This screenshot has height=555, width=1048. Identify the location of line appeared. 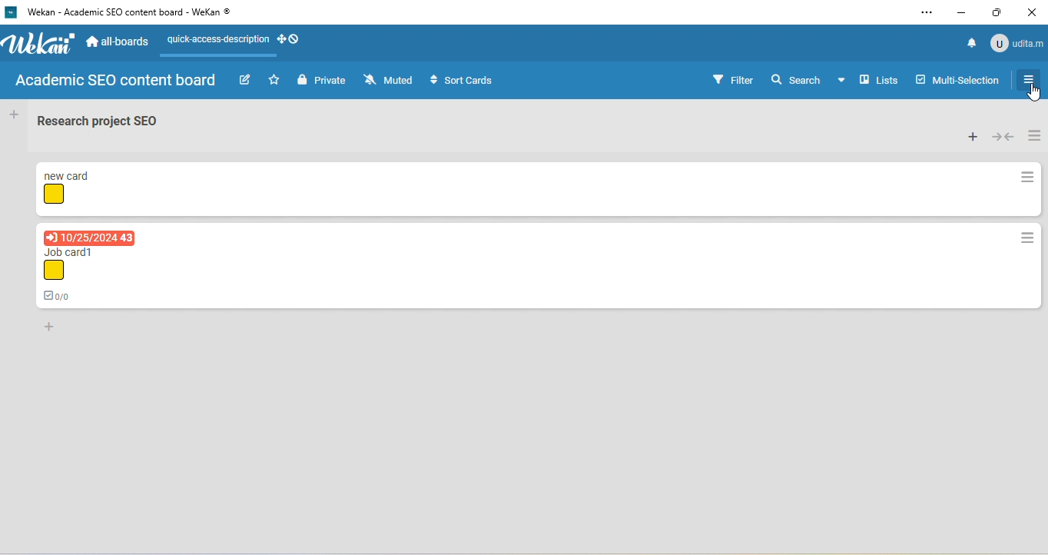
(225, 56).